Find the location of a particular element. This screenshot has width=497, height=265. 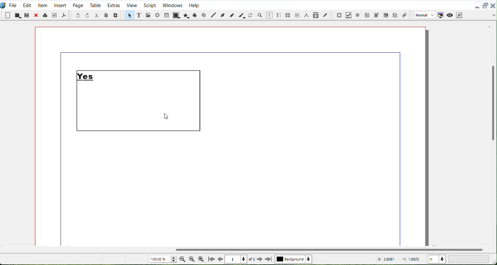

Table is located at coordinates (95, 5).